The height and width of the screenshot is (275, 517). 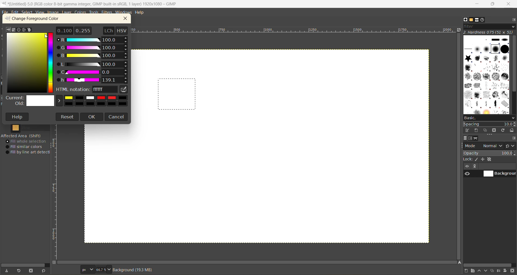 I want to click on filter, so click(x=490, y=27).